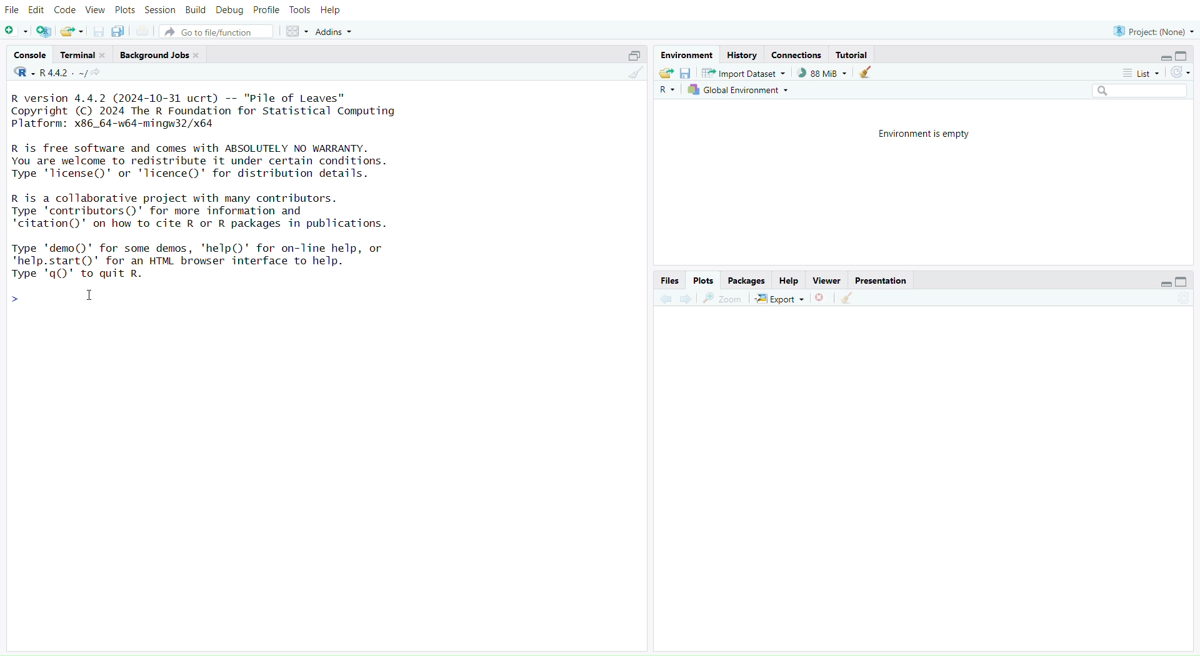 The height and width of the screenshot is (656, 1200). I want to click on tutorial, so click(853, 56).